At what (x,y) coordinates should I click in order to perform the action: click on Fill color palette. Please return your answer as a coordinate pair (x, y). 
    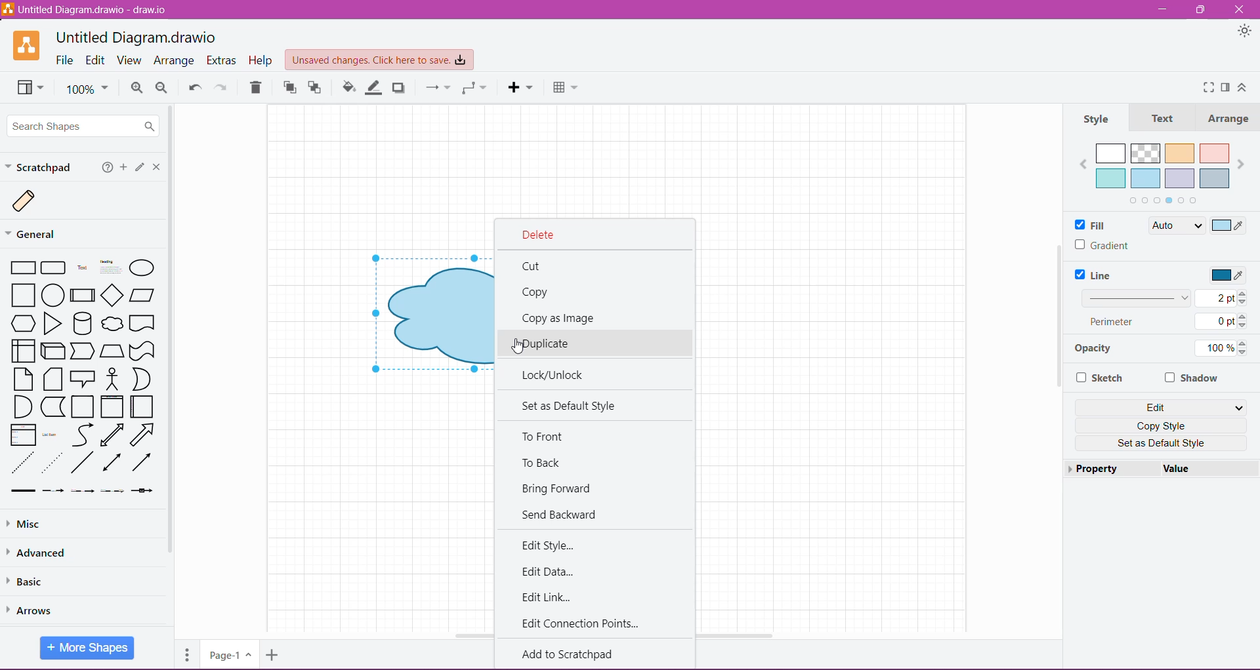
    Looking at the image, I should click on (1162, 173).